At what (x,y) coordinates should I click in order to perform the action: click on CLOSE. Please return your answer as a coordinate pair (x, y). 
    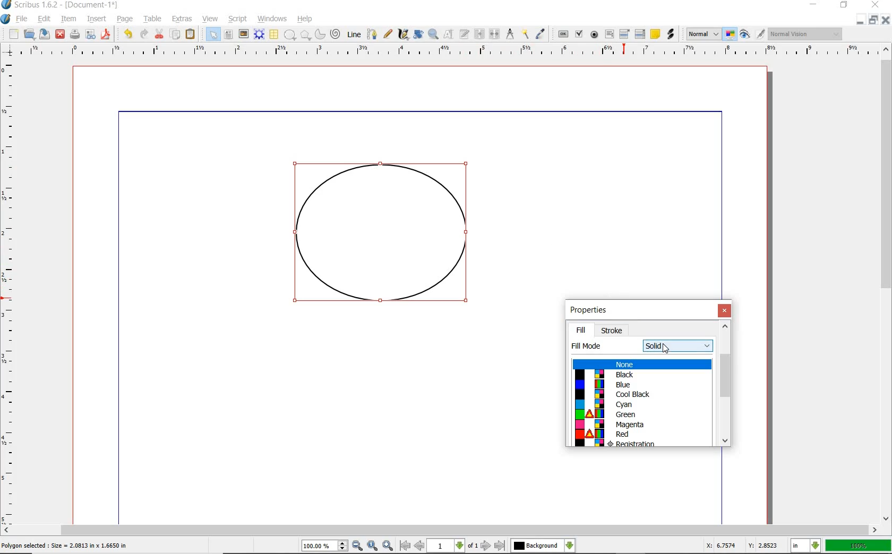
    Looking at the image, I should click on (60, 34).